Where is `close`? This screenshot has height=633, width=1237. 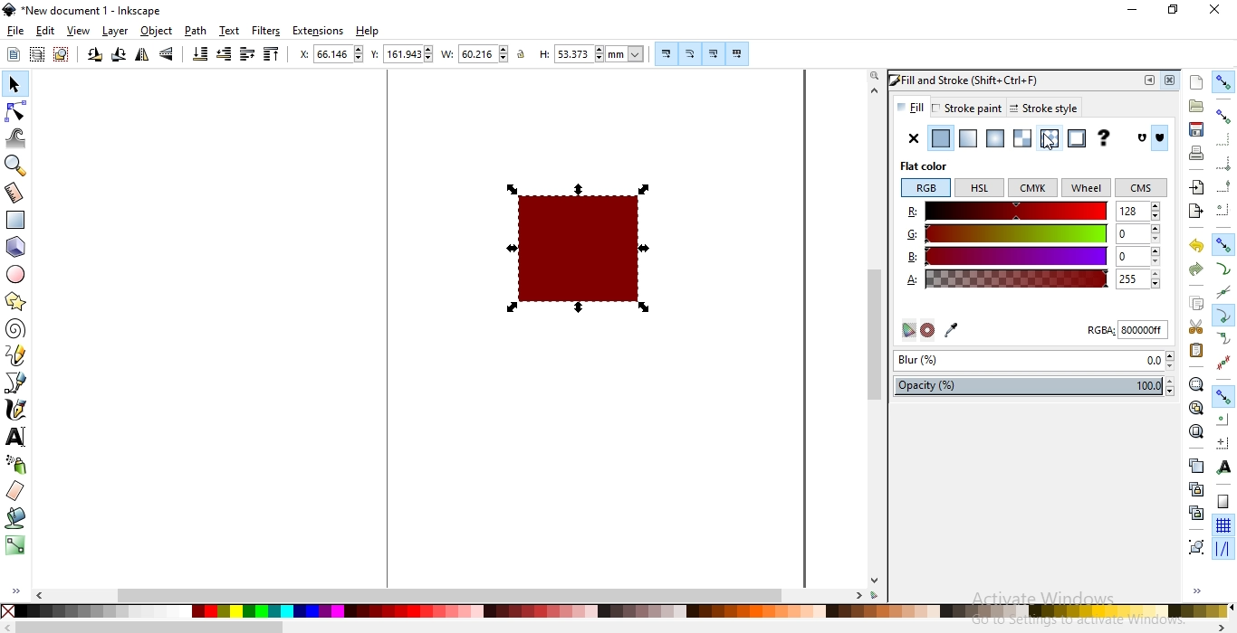
close is located at coordinates (1213, 11).